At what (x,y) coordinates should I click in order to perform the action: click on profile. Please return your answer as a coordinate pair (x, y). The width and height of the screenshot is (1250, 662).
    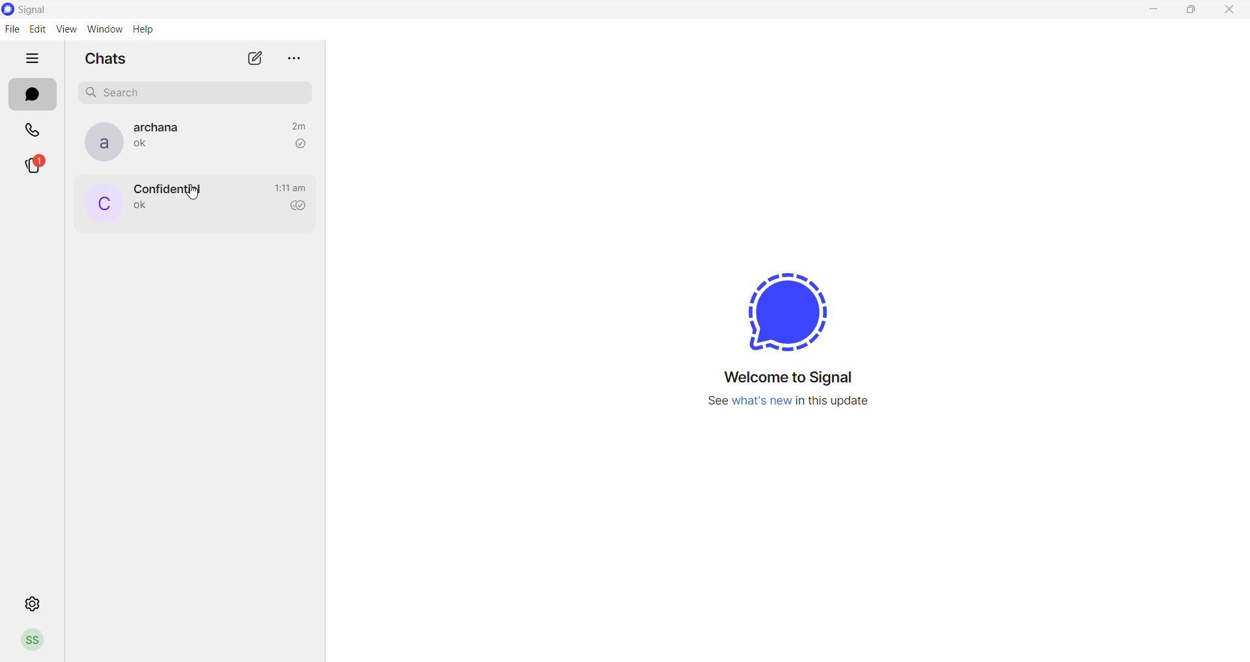
    Looking at the image, I should click on (32, 642).